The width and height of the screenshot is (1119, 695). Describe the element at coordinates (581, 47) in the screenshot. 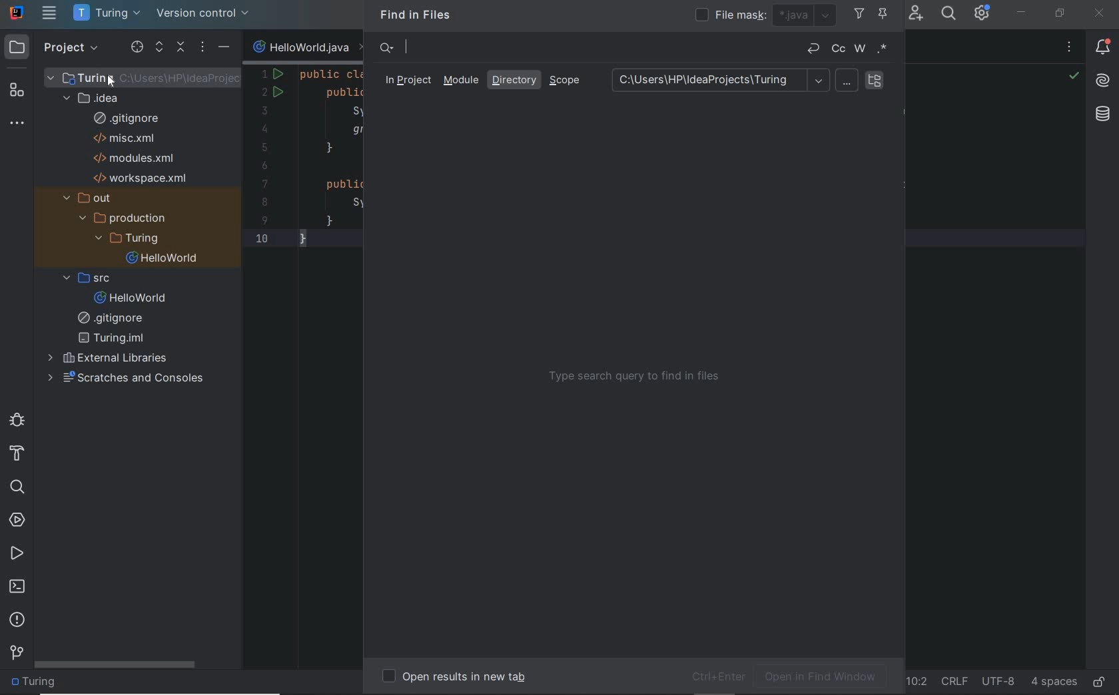

I see `Text to search` at that location.